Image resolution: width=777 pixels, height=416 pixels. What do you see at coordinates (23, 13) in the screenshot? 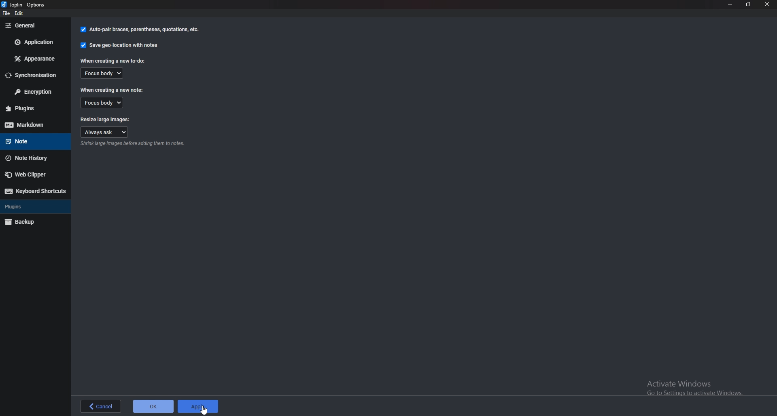
I see `edit` at bounding box center [23, 13].